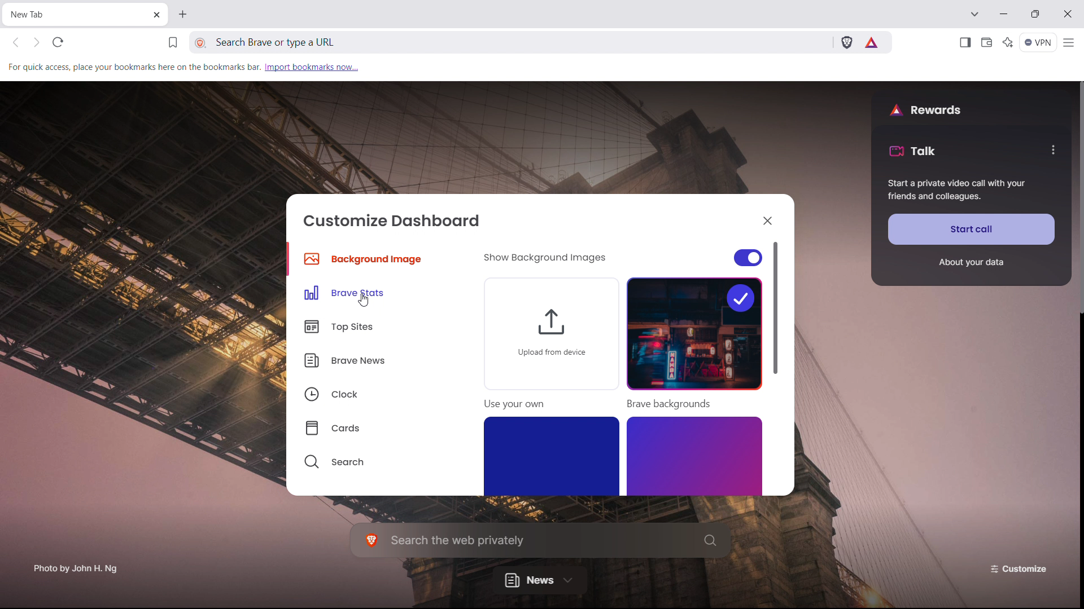 The image size is (1084, 609). I want to click on search brave or type a URL, so click(444, 42).